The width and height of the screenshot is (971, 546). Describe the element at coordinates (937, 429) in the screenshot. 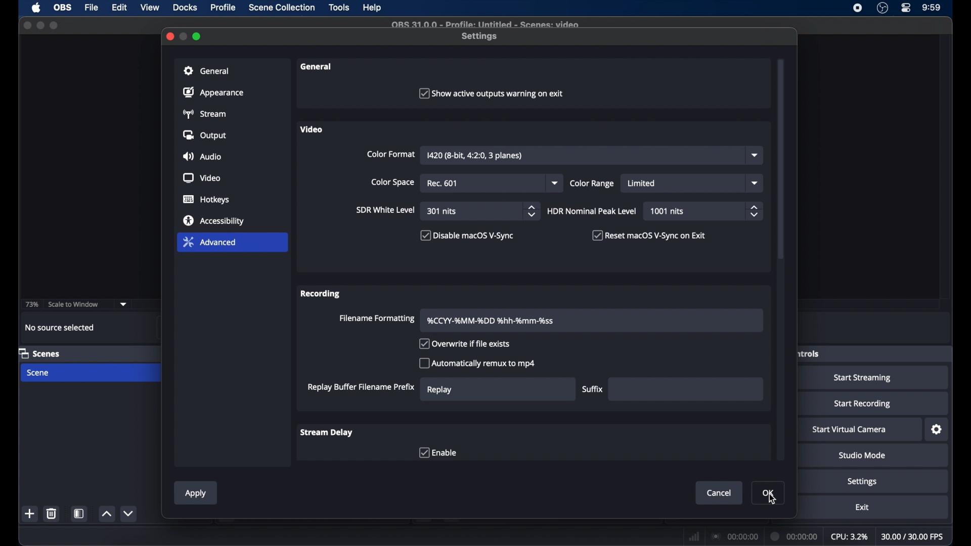

I see `settings` at that location.